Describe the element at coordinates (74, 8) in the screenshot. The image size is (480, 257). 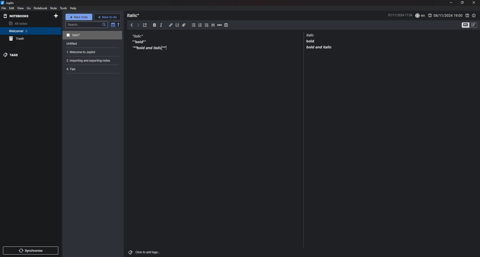
I see `help` at that location.